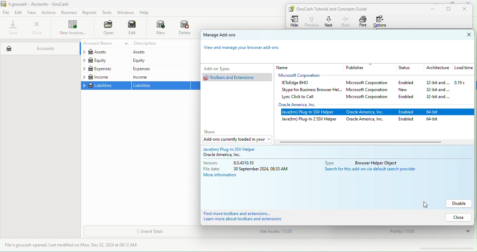 The image size is (477, 252). Describe the element at coordinates (228, 68) in the screenshot. I see `add on types` at that location.